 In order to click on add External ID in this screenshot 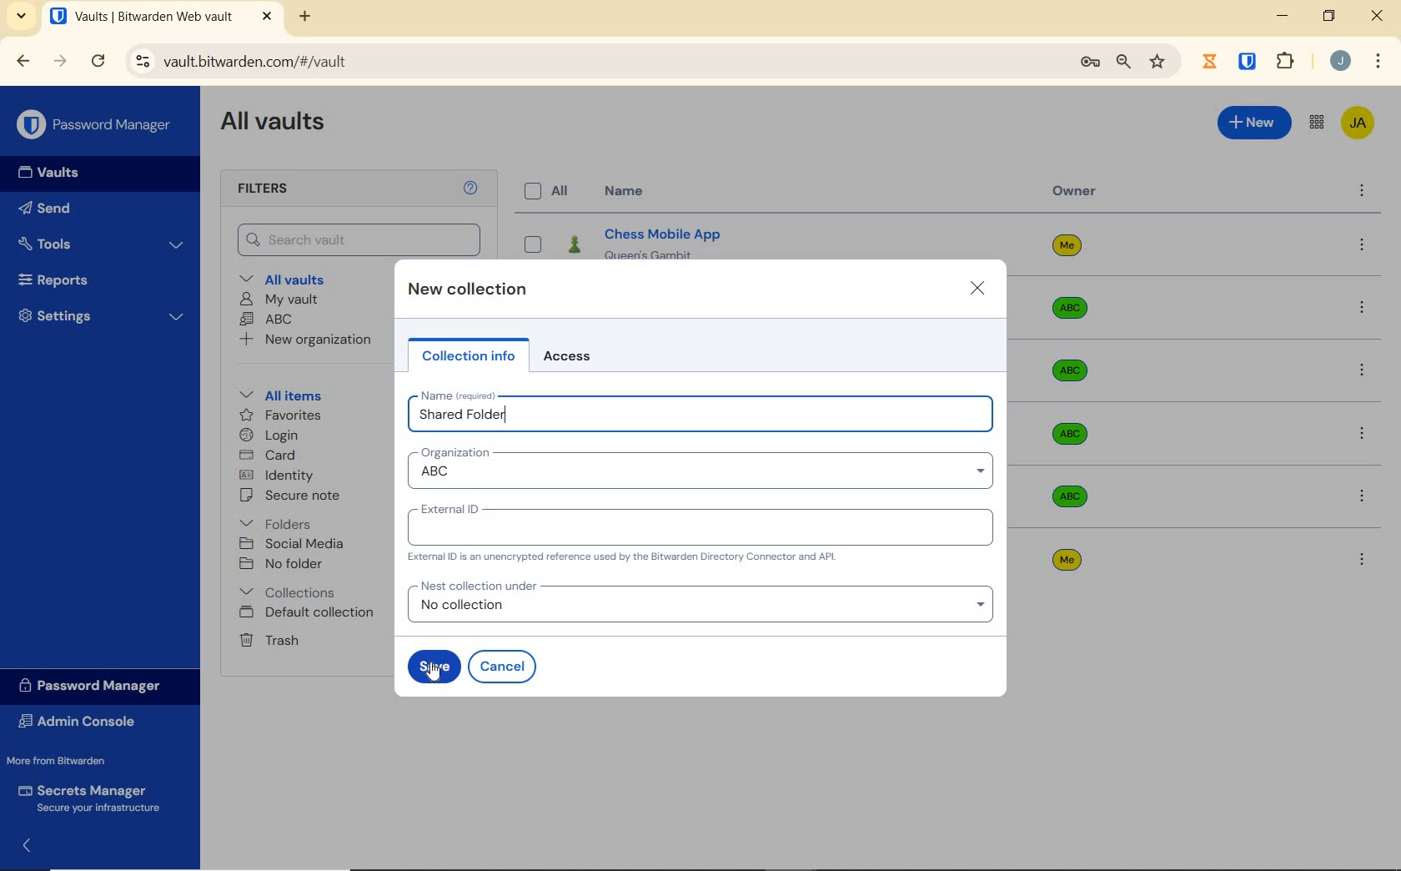, I will do `click(700, 532)`.